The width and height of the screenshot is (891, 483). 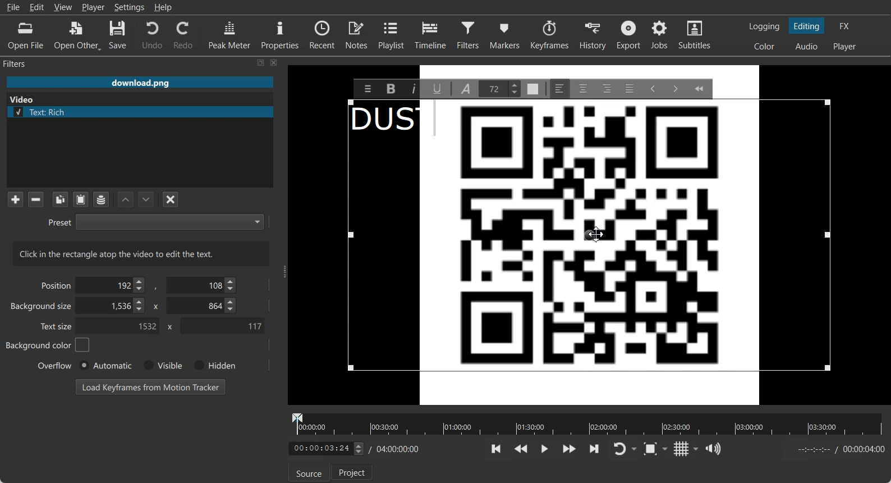 What do you see at coordinates (699, 88) in the screenshot?
I see `Collapse Toolbar` at bounding box center [699, 88].